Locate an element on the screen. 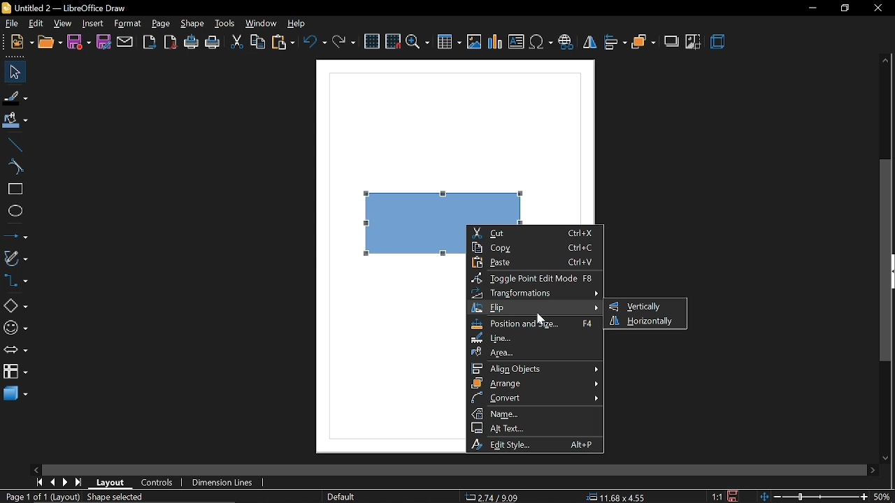  undo is located at coordinates (314, 42).